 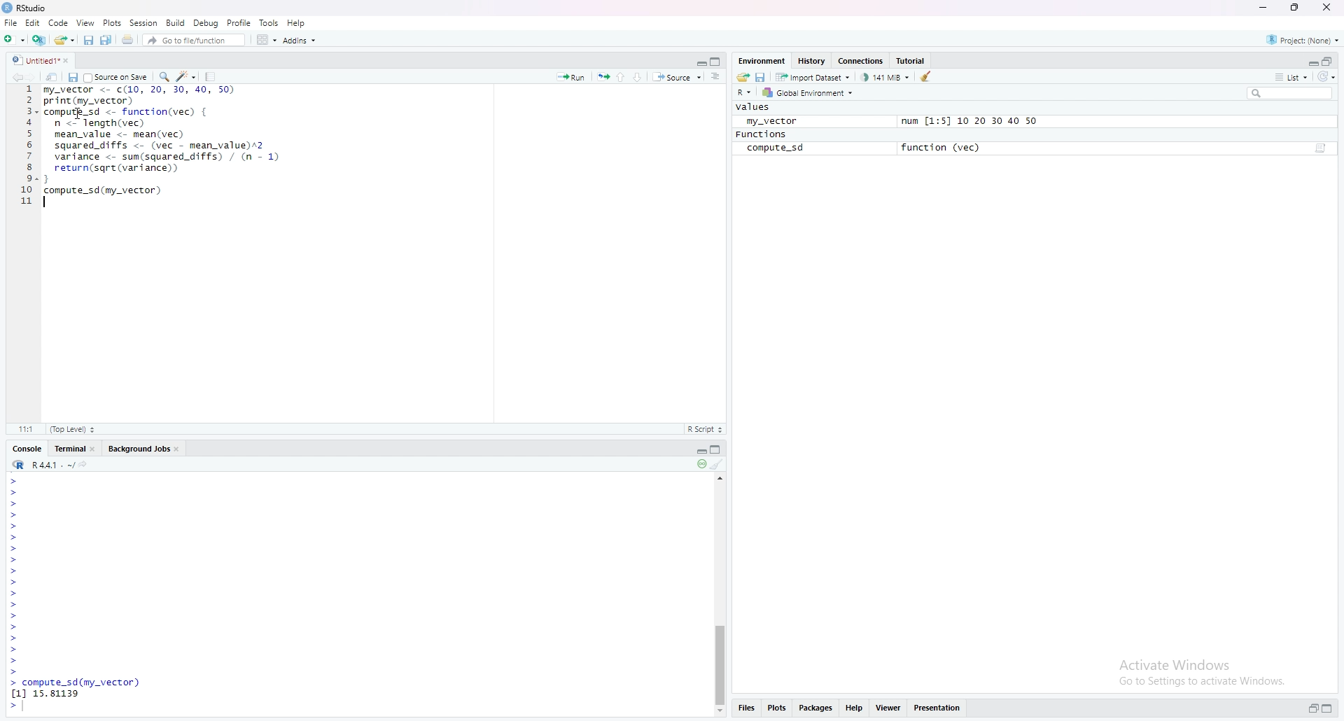 I want to click on List, so click(x=1290, y=76).